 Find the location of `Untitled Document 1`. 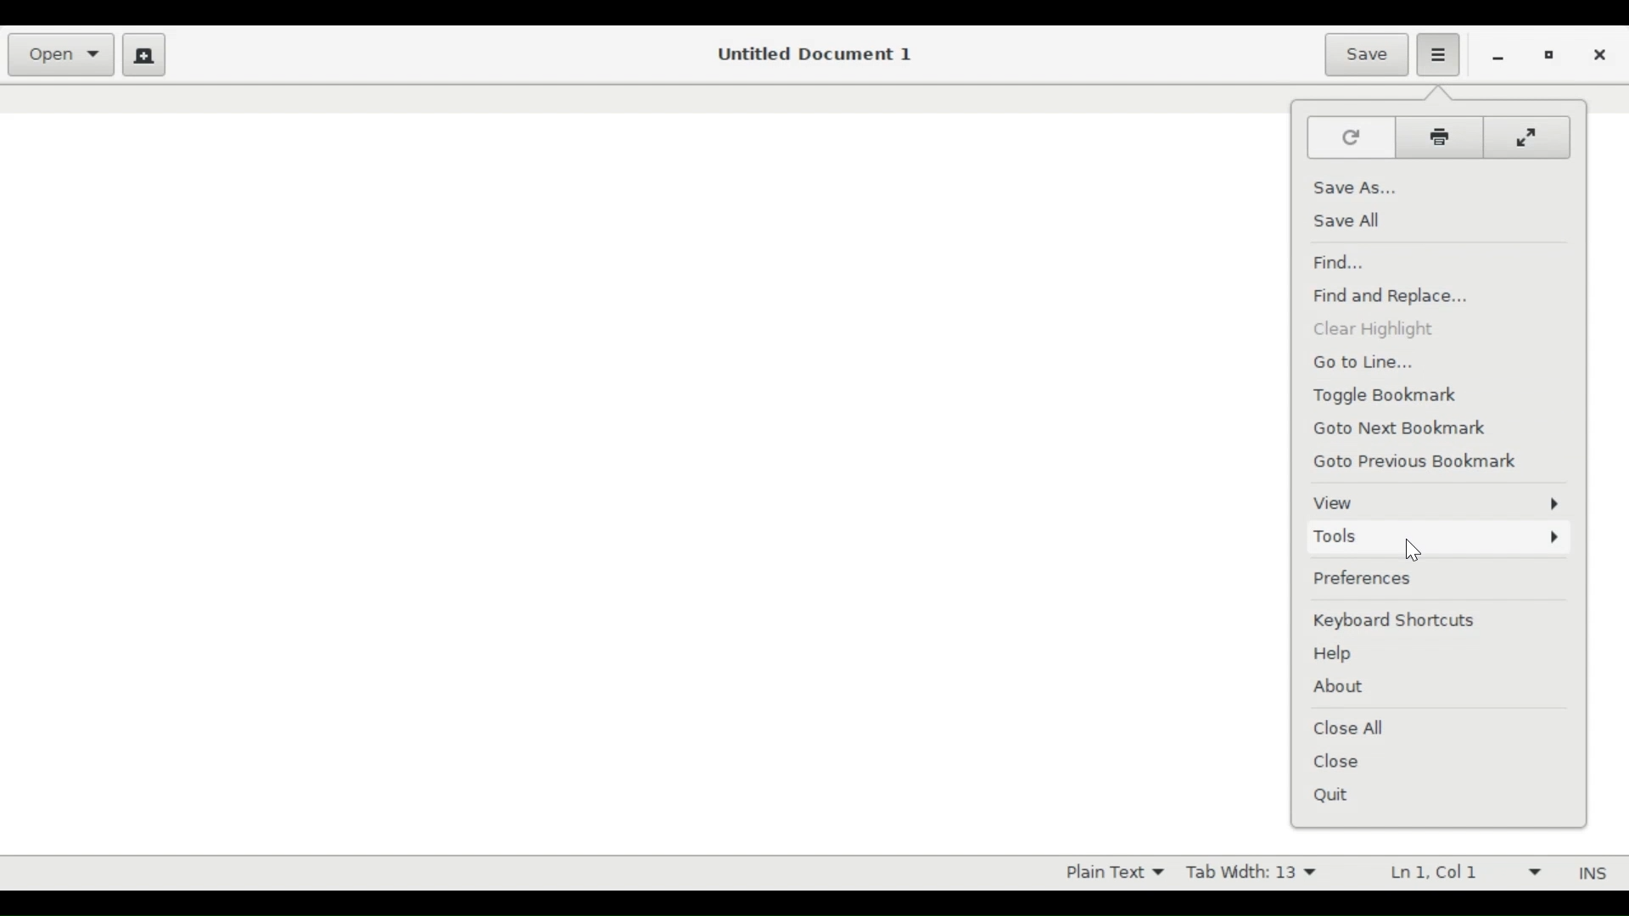

Untitled Document 1 is located at coordinates (818, 54).